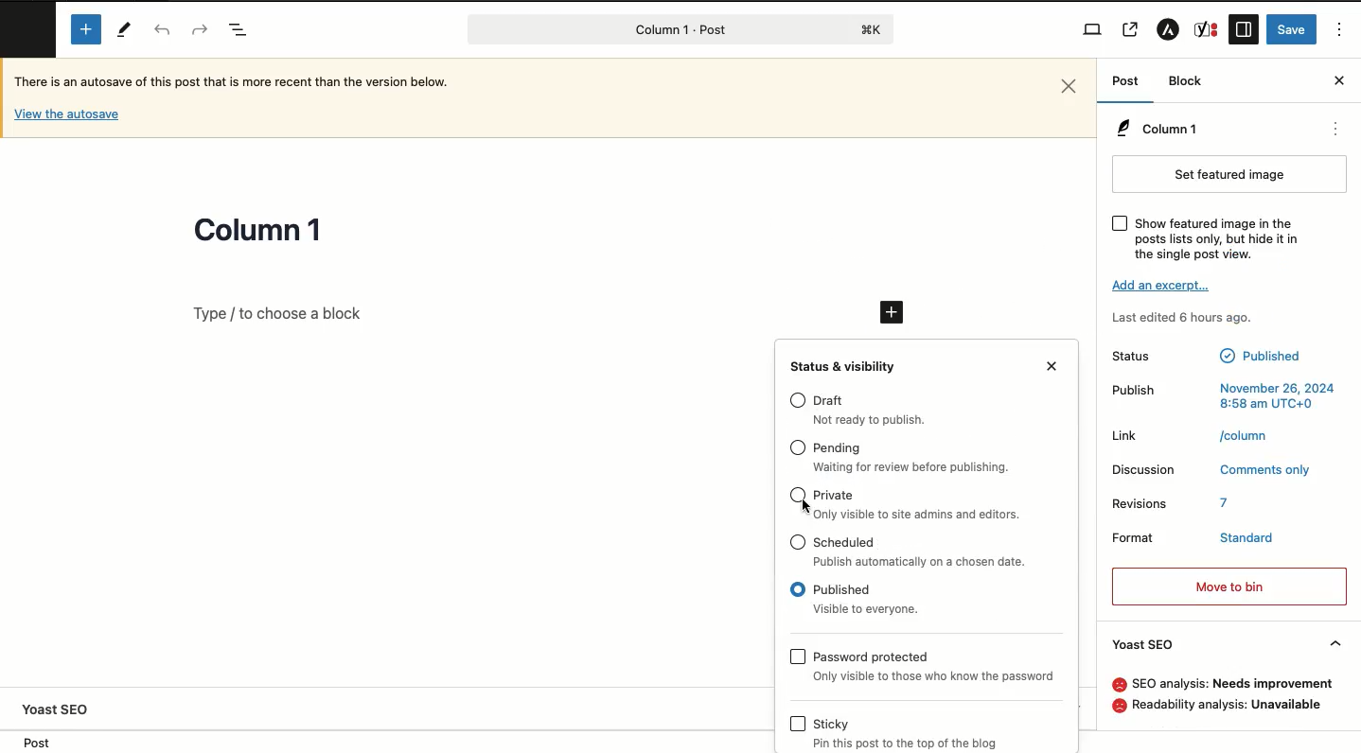 The width and height of the screenshot is (1361, 753). What do you see at coordinates (647, 31) in the screenshot?
I see `name -Post` at bounding box center [647, 31].